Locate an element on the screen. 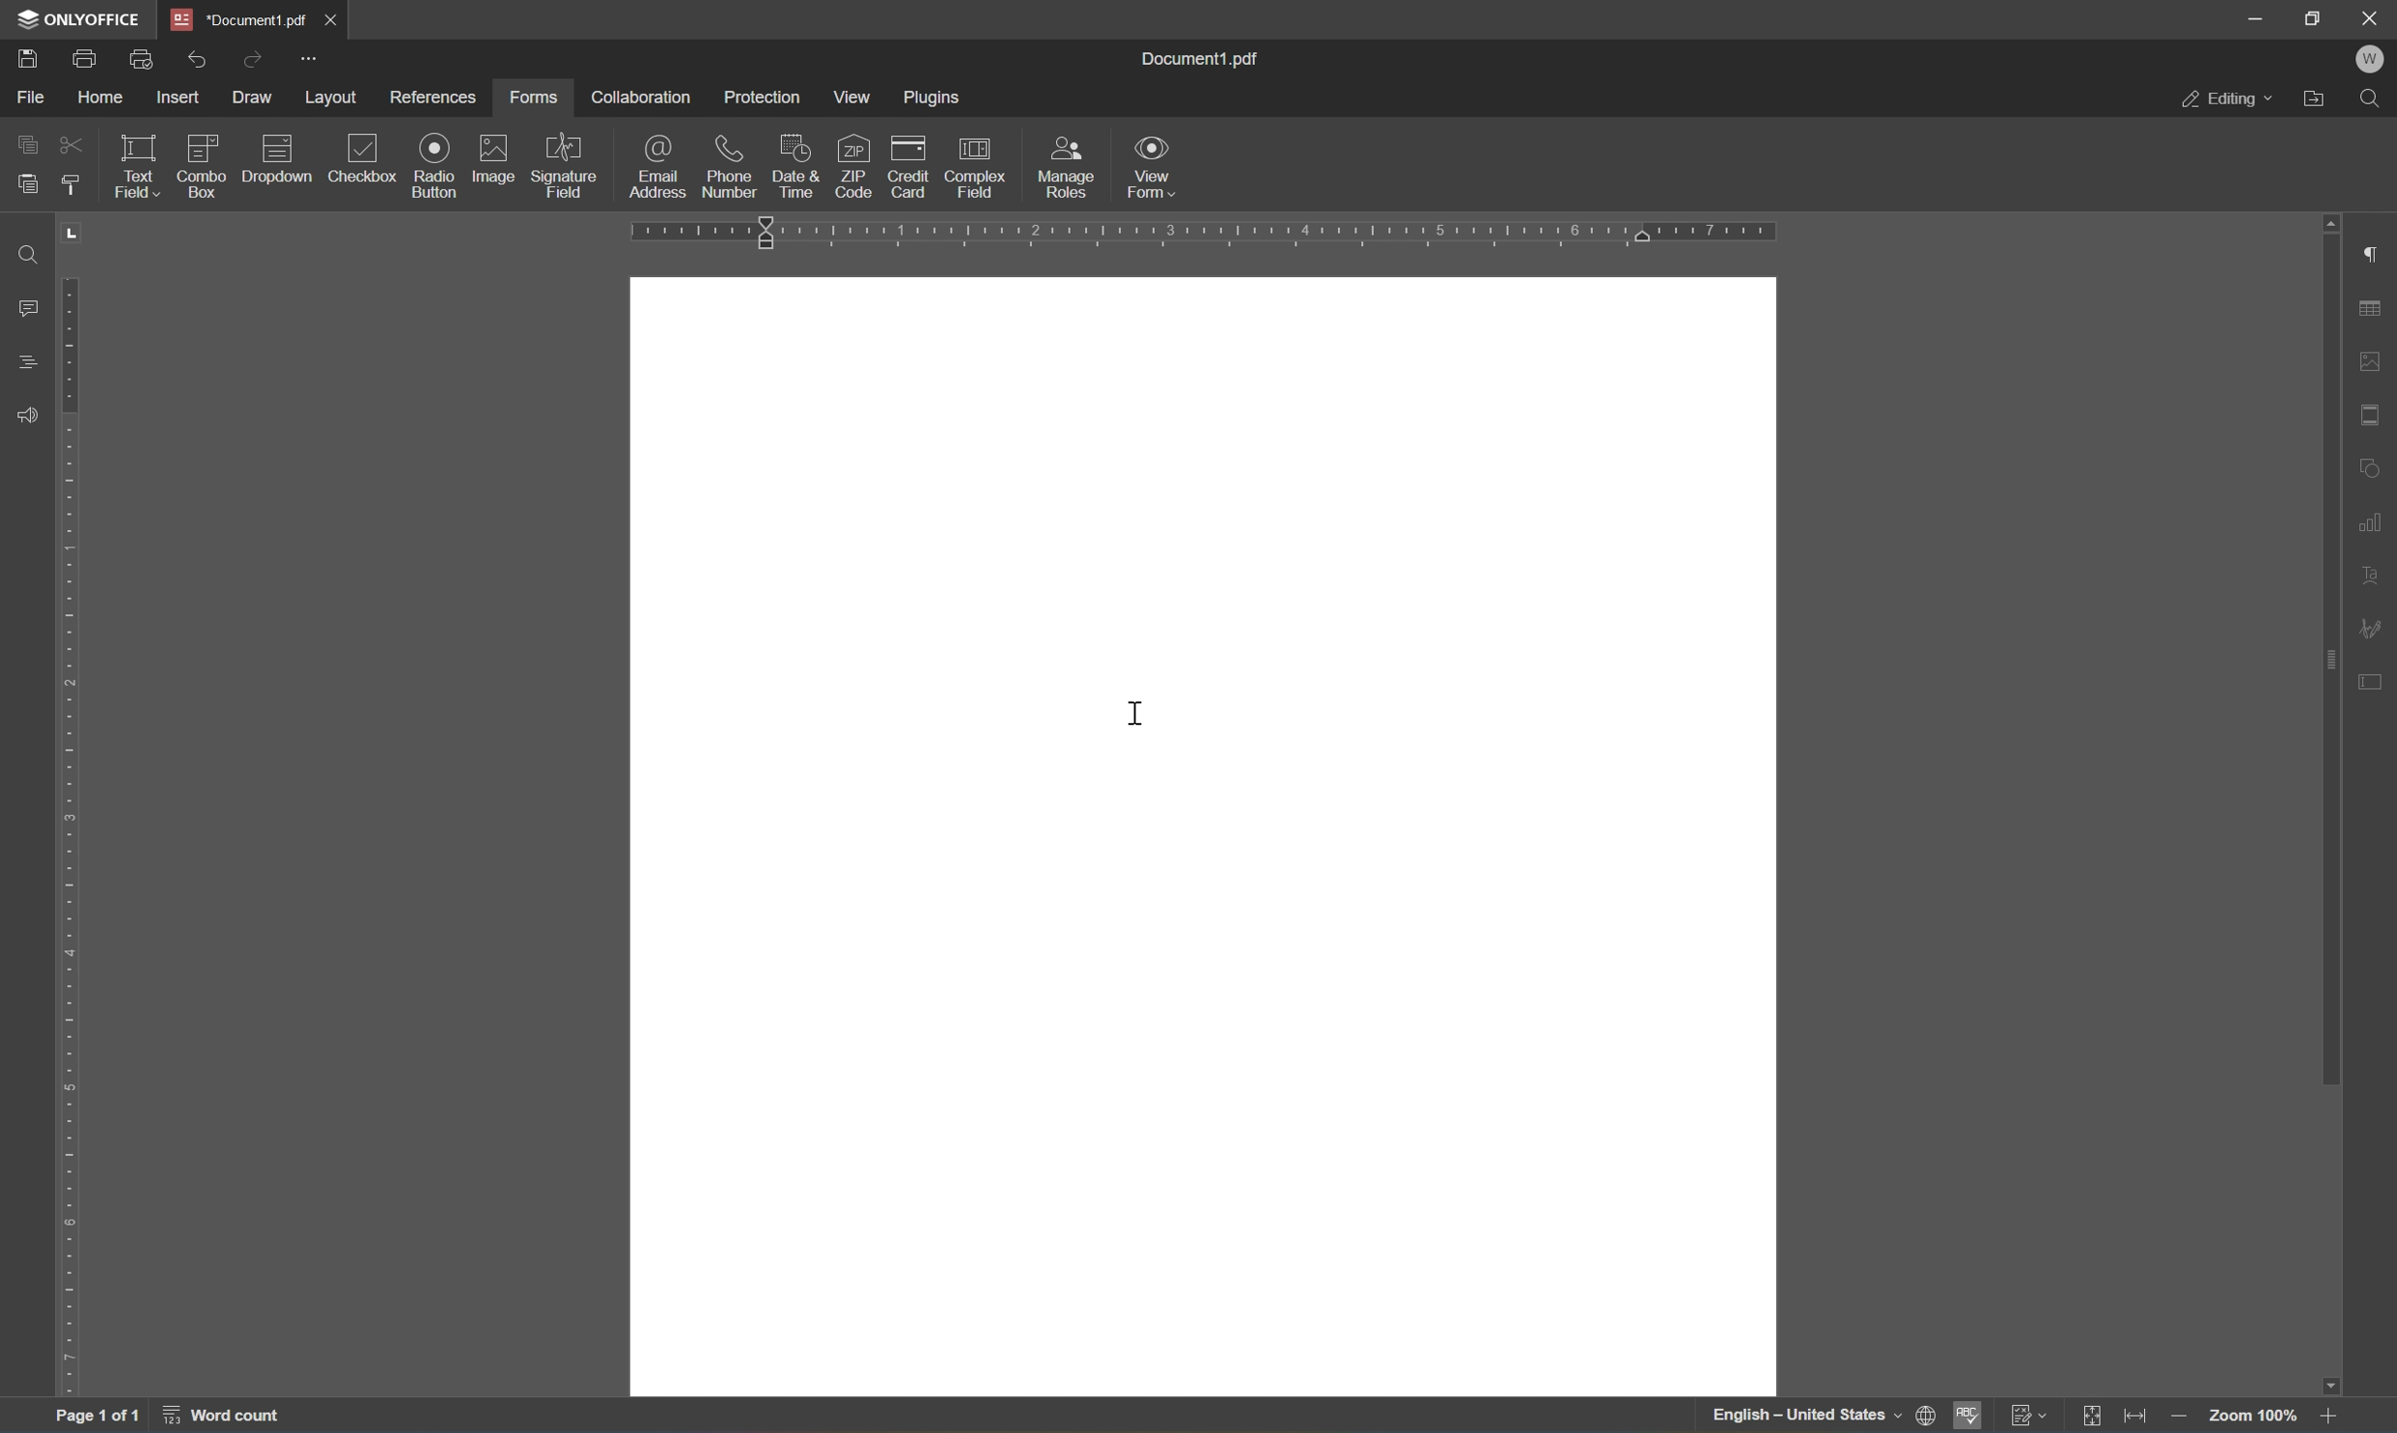 The image size is (2397, 1433). signature settings is located at coordinates (2378, 625).